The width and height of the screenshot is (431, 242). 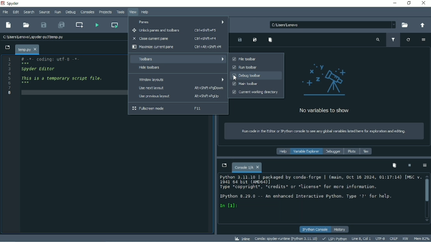 What do you see at coordinates (255, 40) in the screenshot?
I see `Save data as` at bounding box center [255, 40].